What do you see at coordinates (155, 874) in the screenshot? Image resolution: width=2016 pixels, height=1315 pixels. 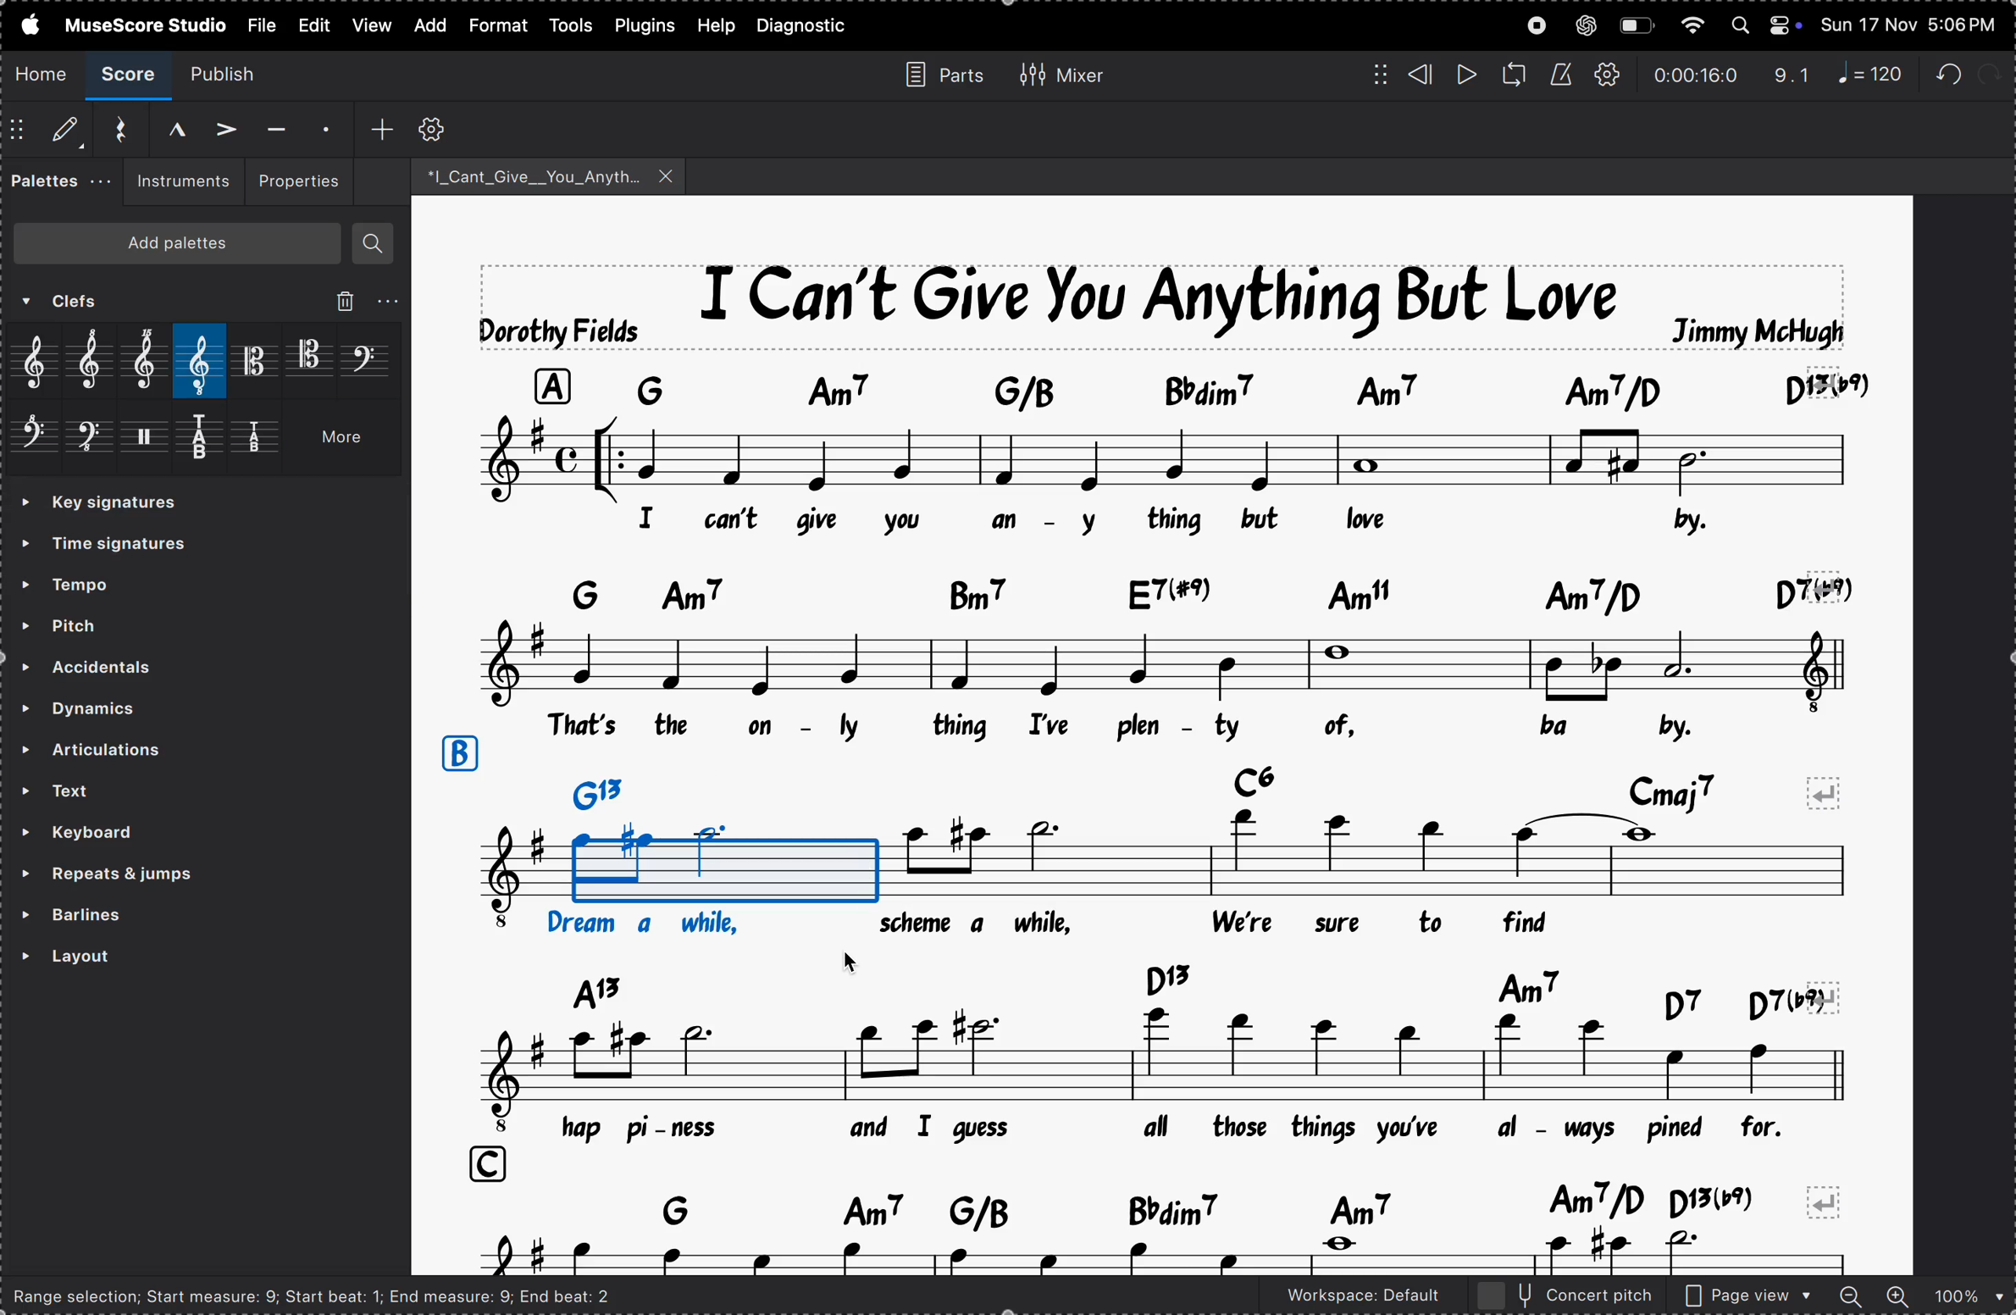 I see `repeats and jumps` at bounding box center [155, 874].